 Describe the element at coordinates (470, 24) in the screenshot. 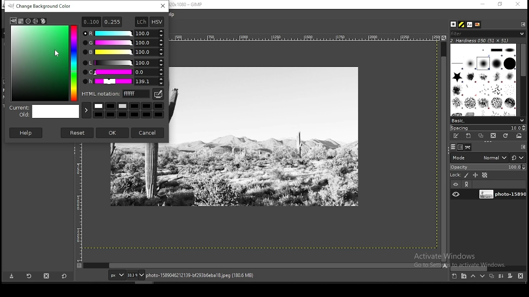

I see `fonts` at that location.